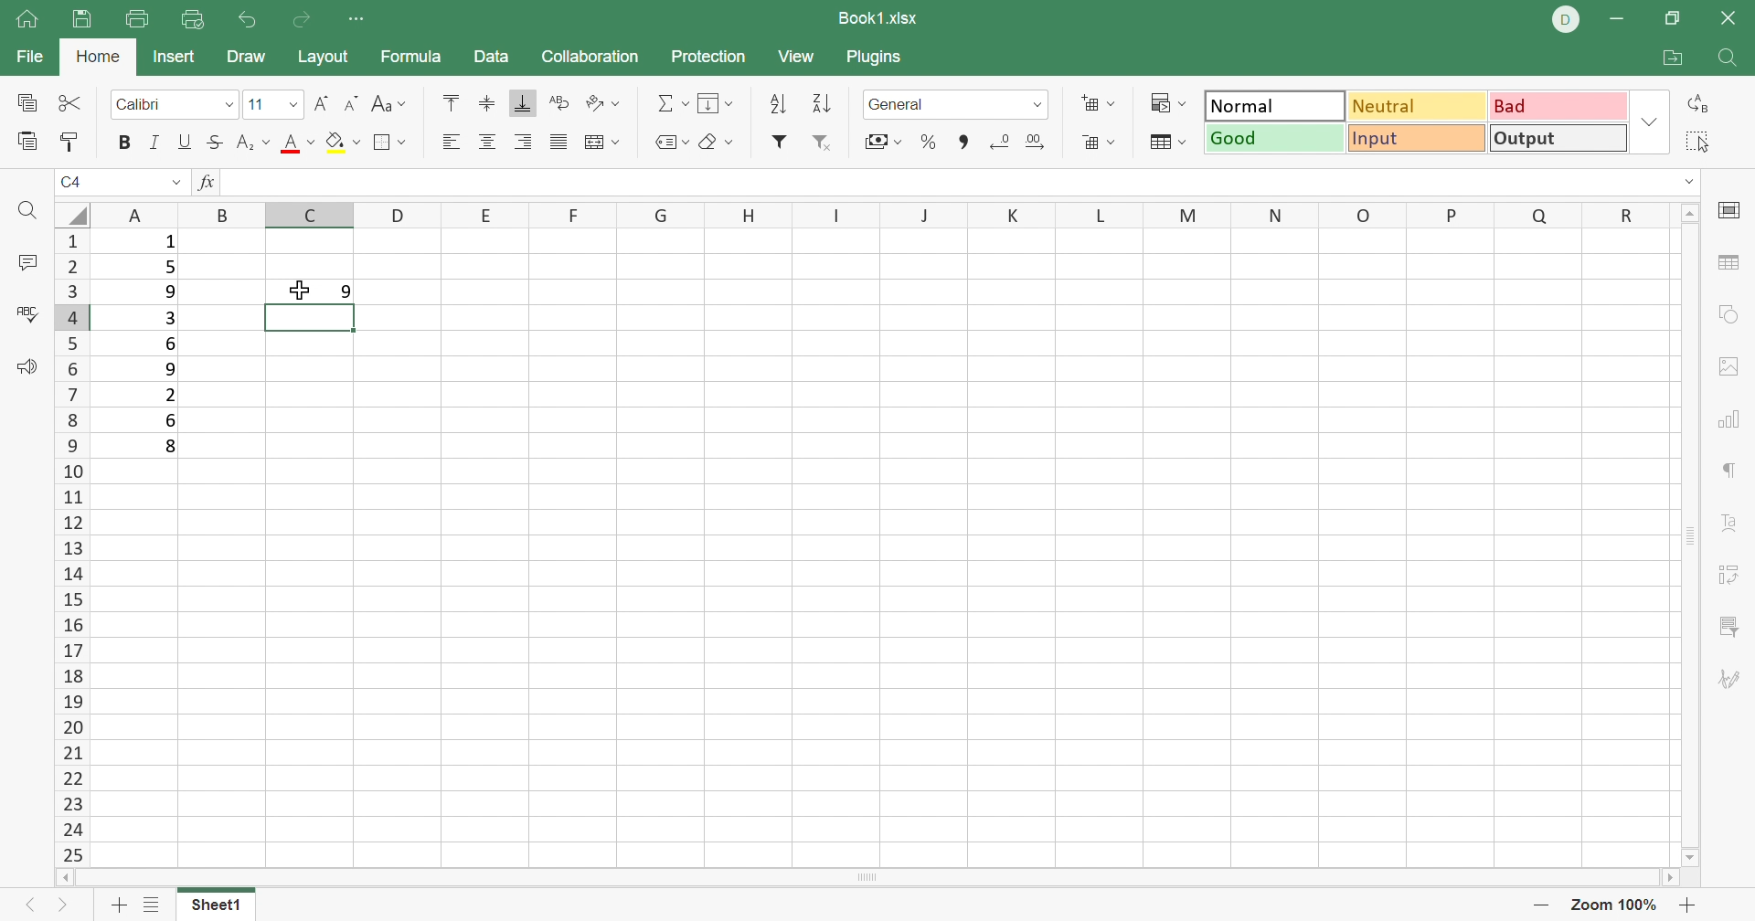 The image size is (1755, 921). What do you see at coordinates (1725, 523) in the screenshot?
I see `Text  Art settings` at bounding box center [1725, 523].